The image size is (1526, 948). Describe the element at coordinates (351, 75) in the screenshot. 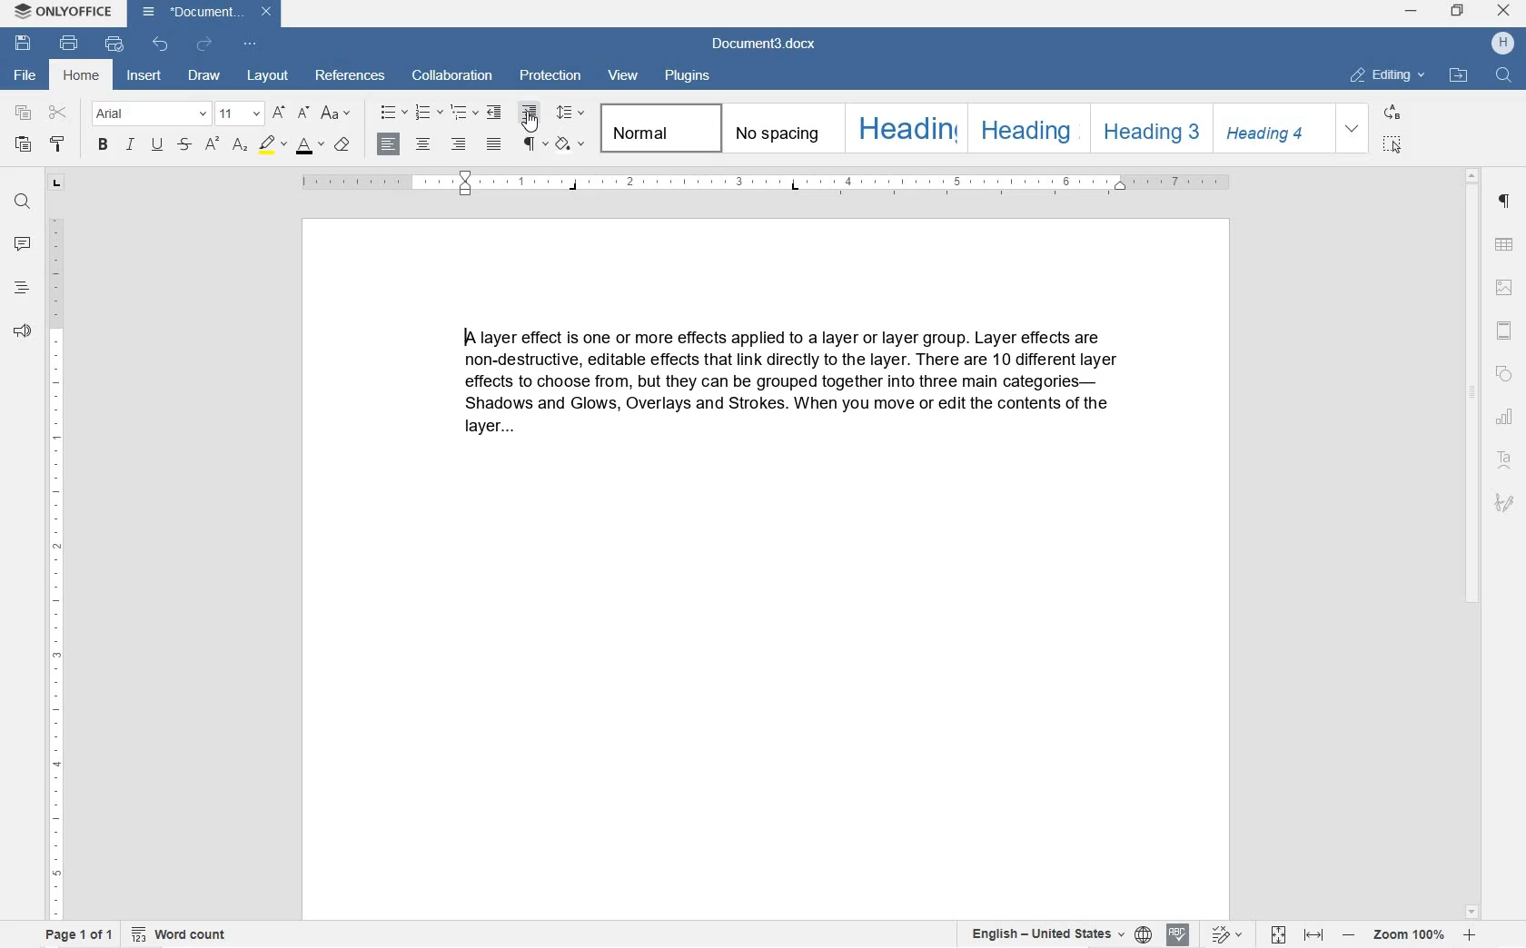

I see `EFERENCES` at that location.